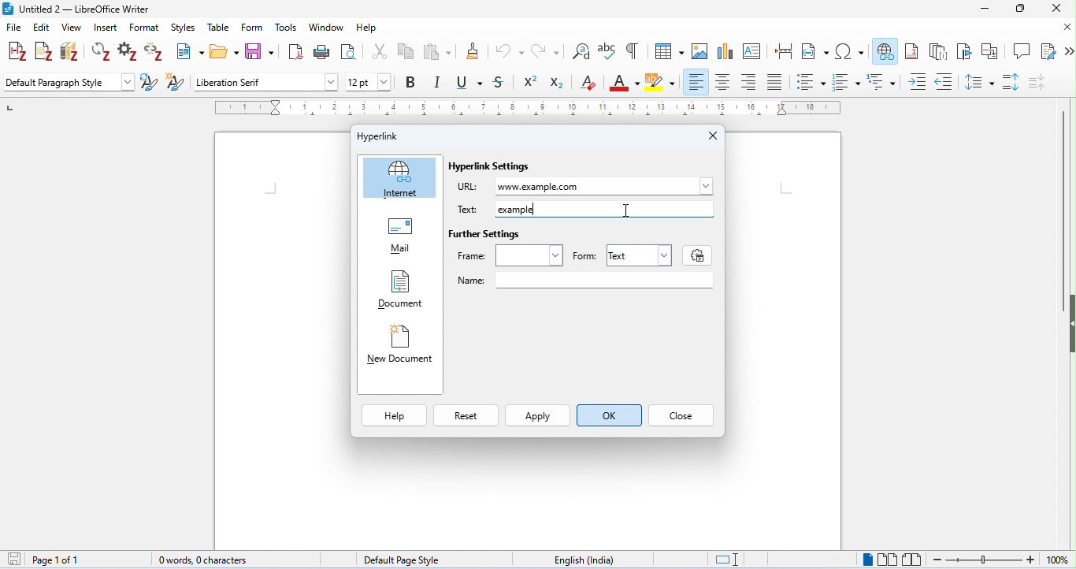 This screenshot has height=569, width=1076. What do you see at coordinates (724, 83) in the screenshot?
I see `align center` at bounding box center [724, 83].